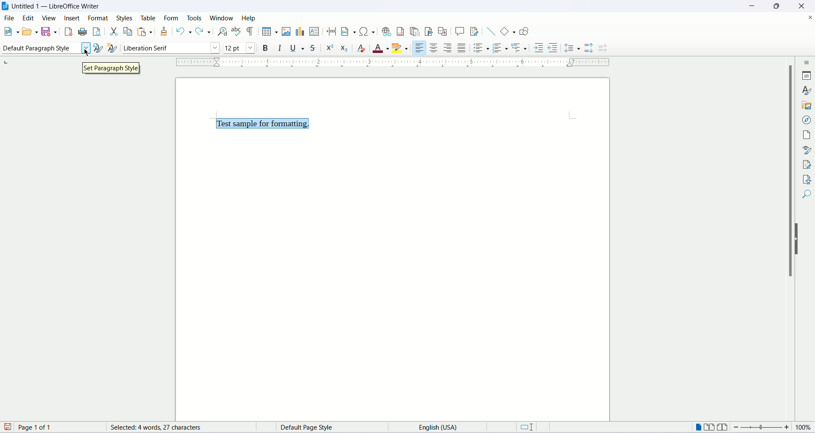 This screenshot has width=815, height=433. What do you see at coordinates (164, 31) in the screenshot?
I see `clone formatting` at bounding box center [164, 31].